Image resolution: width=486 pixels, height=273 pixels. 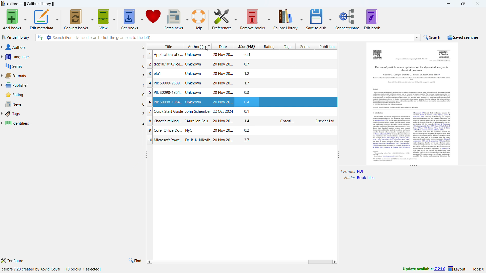 What do you see at coordinates (248, 120) in the screenshot?
I see `14` at bounding box center [248, 120].